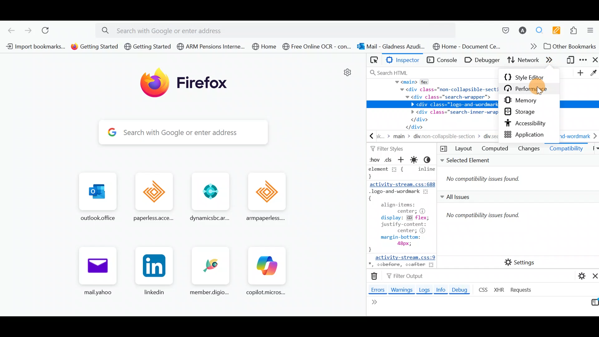 The height and width of the screenshot is (337, 599). What do you see at coordinates (375, 276) in the screenshot?
I see `Clear web console output` at bounding box center [375, 276].